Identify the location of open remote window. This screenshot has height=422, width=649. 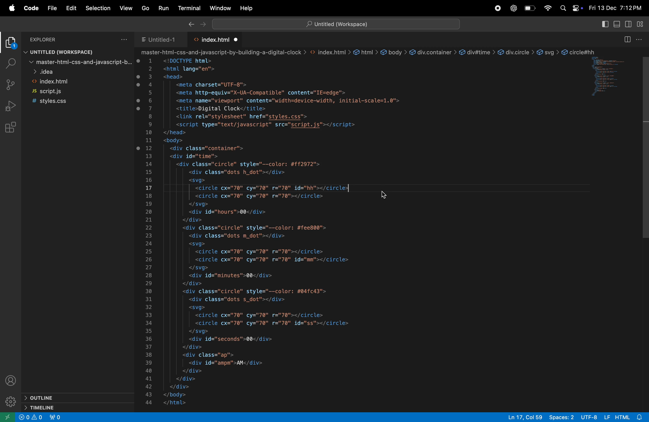
(8, 417).